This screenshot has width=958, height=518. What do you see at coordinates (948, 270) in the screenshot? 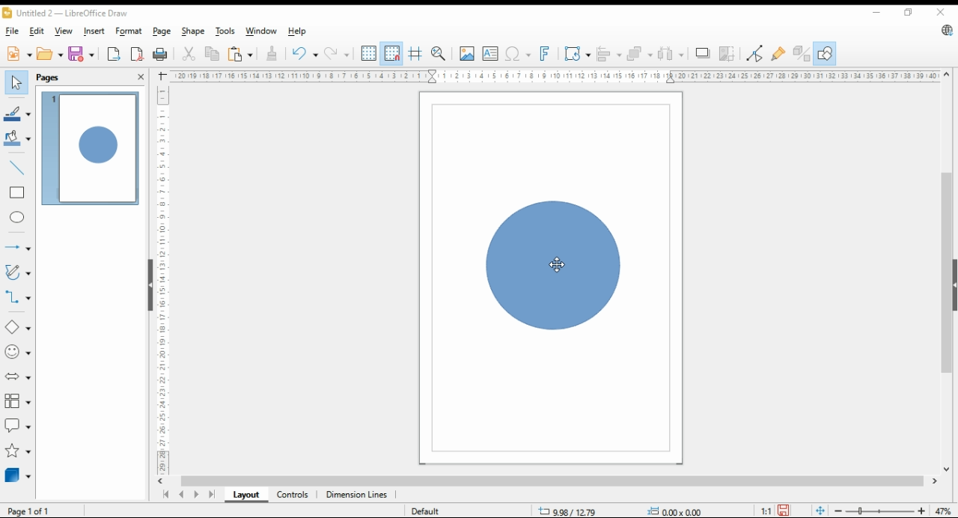
I see `scroll bar` at bounding box center [948, 270].